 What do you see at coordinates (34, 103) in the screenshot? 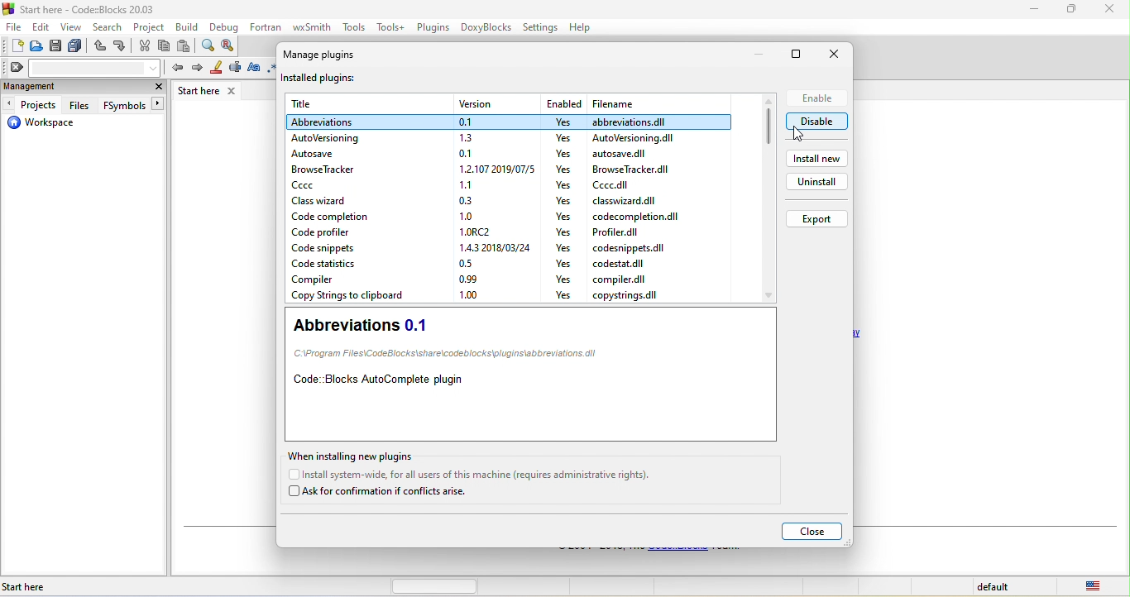
I see `projects` at bounding box center [34, 103].